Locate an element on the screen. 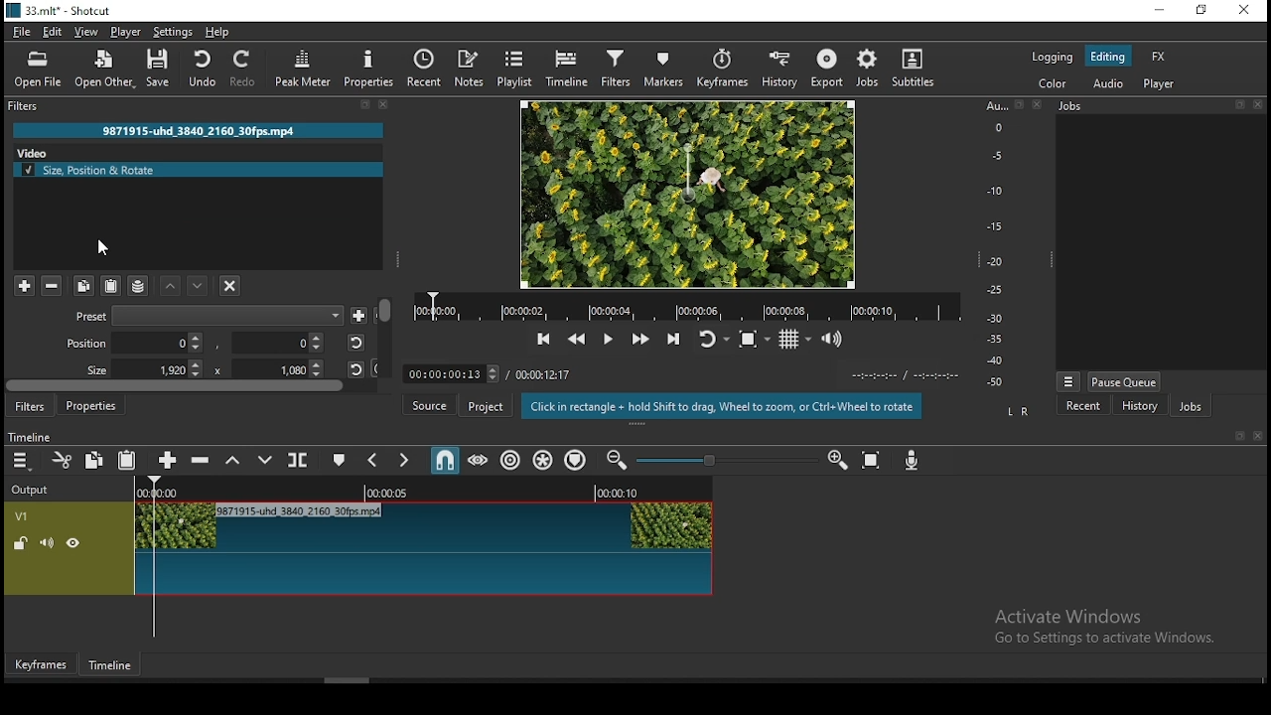  filters is located at coordinates (617, 69).